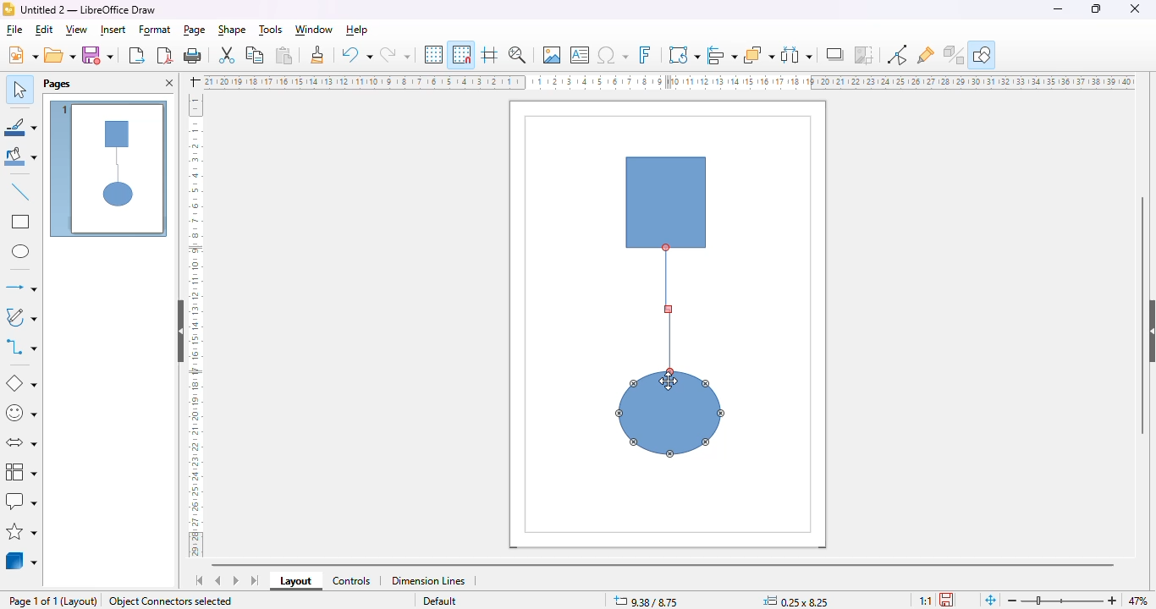 The image size is (1156, 609). Describe the element at coordinates (356, 30) in the screenshot. I see `help` at that location.